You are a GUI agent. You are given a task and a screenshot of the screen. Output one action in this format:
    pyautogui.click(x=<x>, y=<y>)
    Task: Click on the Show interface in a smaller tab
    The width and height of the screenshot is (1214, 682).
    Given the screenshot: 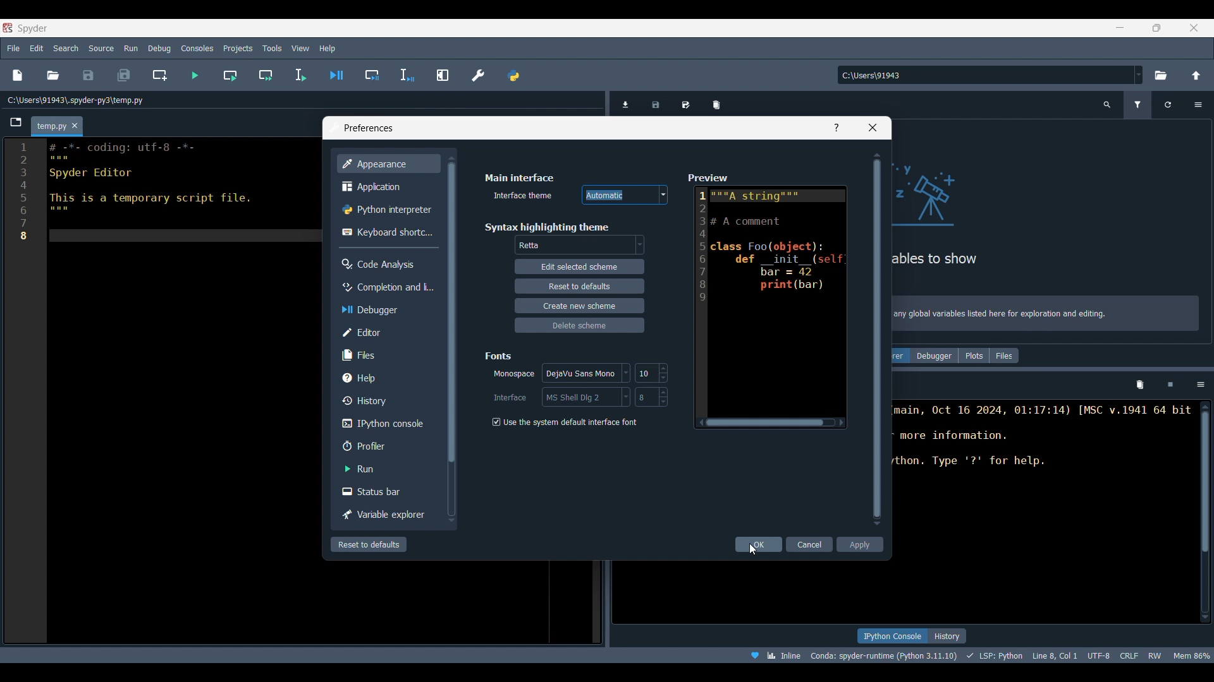 What is the action you would take?
    pyautogui.click(x=1156, y=28)
    